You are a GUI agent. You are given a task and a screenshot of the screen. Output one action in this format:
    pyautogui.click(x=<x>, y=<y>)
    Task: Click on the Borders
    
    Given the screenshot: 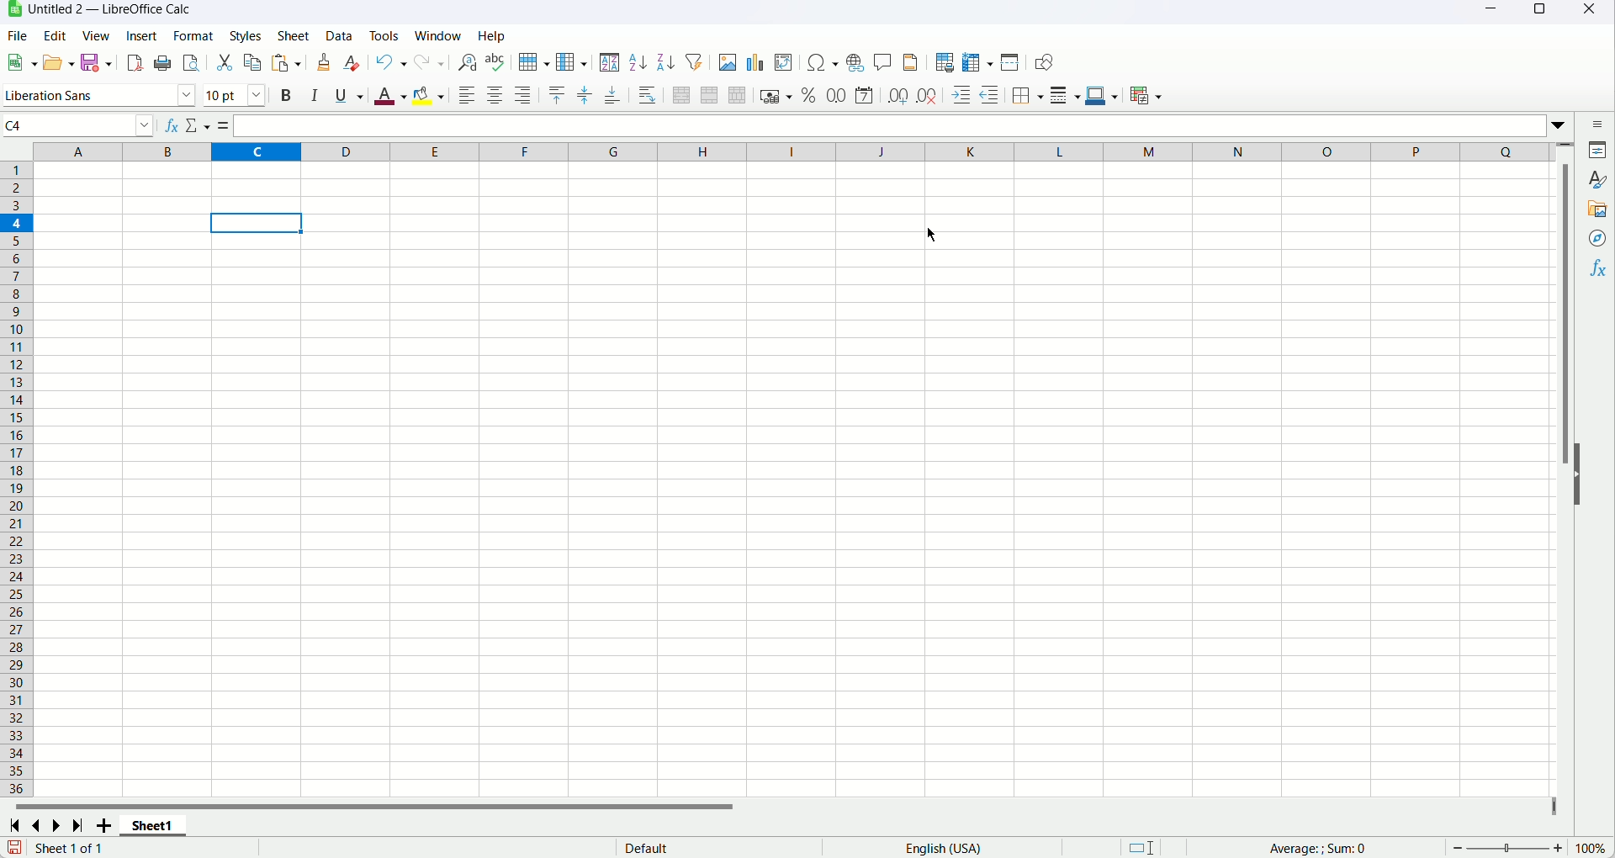 What is the action you would take?
    pyautogui.click(x=1029, y=95)
    